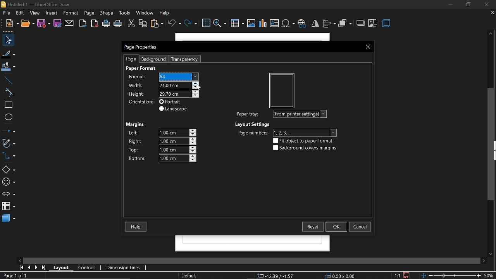  Describe the element at coordinates (19, 260) in the screenshot. I see `move left` at that location.